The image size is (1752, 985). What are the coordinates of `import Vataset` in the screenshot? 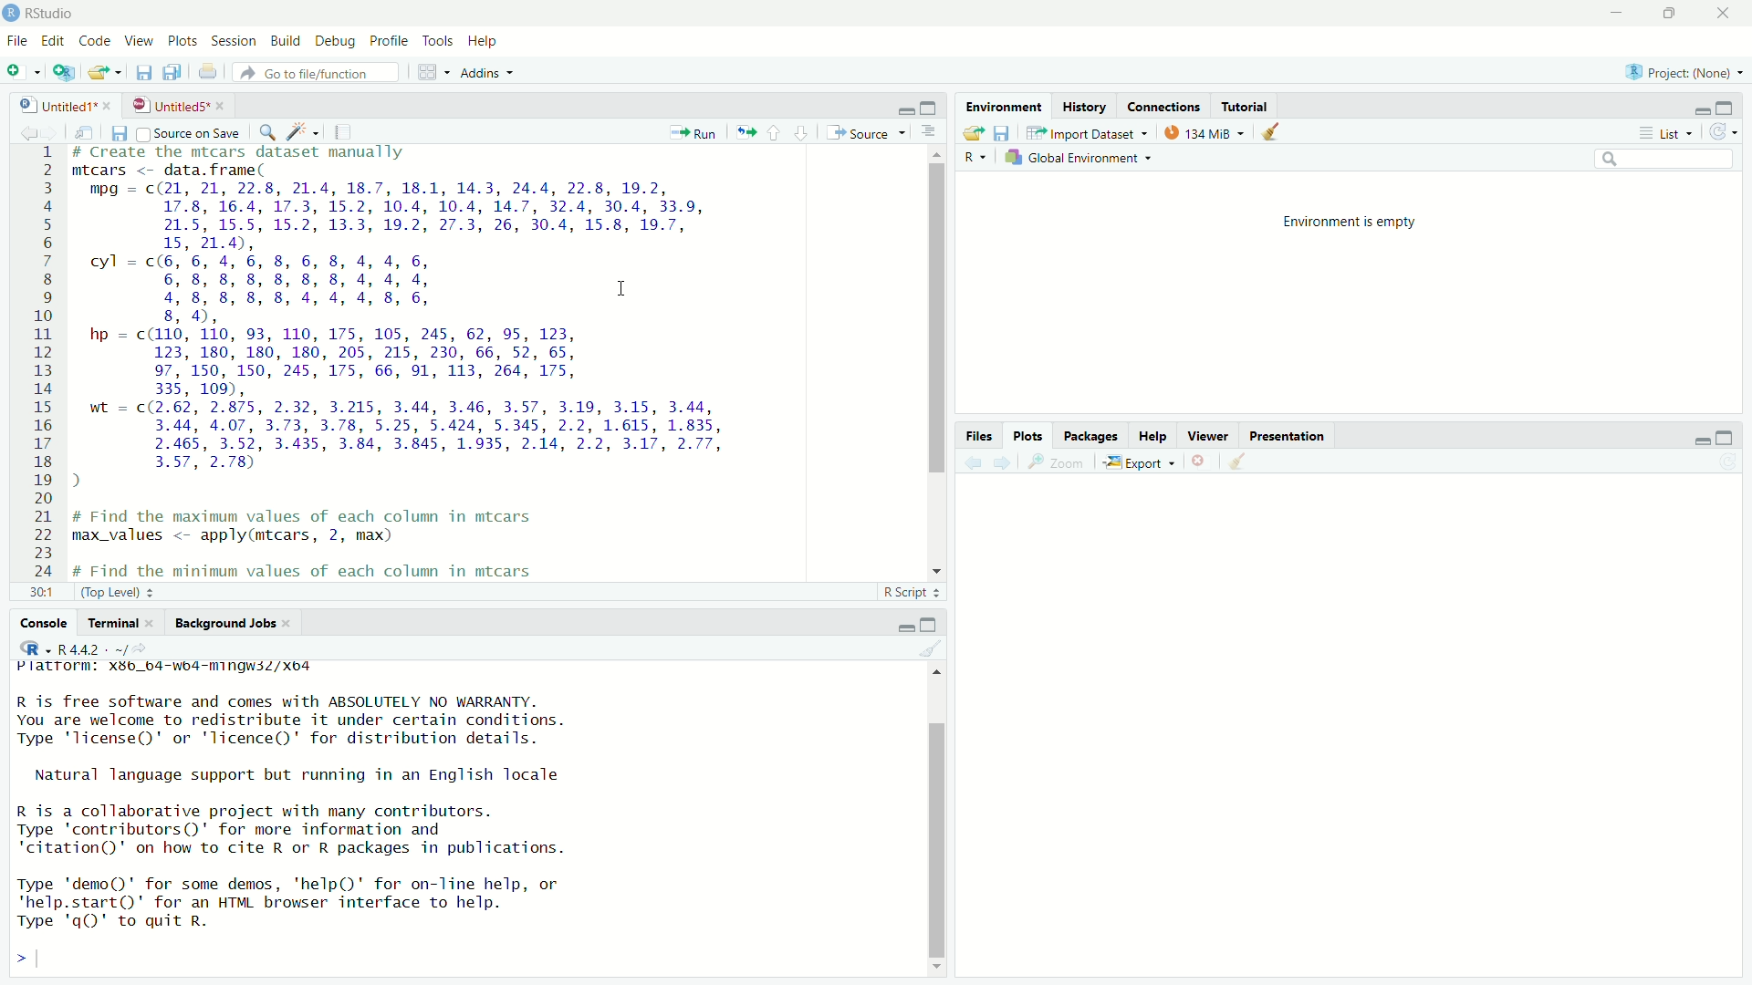 It's located at (1088, 132).